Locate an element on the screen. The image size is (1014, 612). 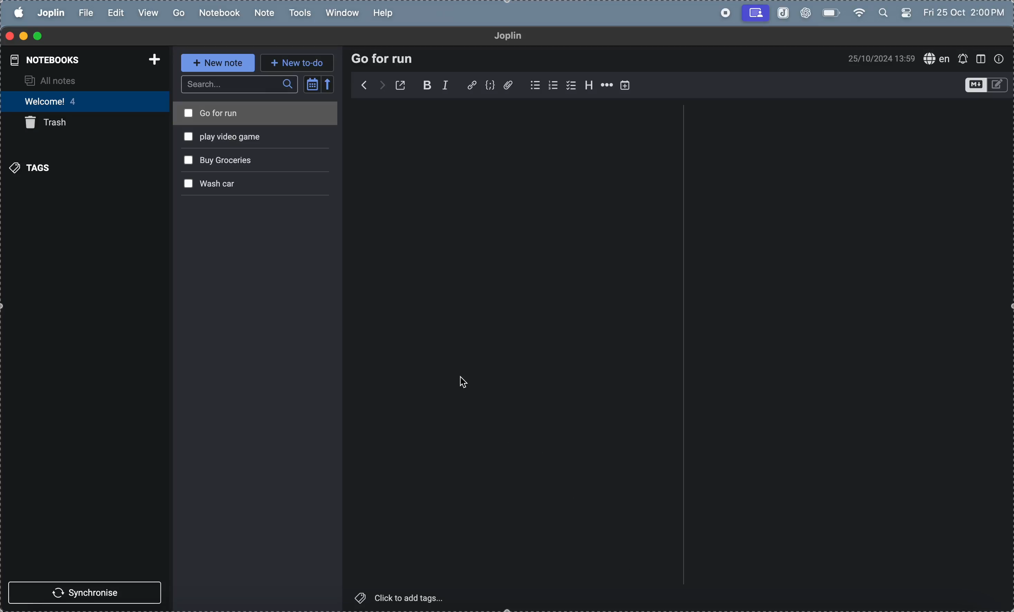
note is located at coordinates (265, 12).